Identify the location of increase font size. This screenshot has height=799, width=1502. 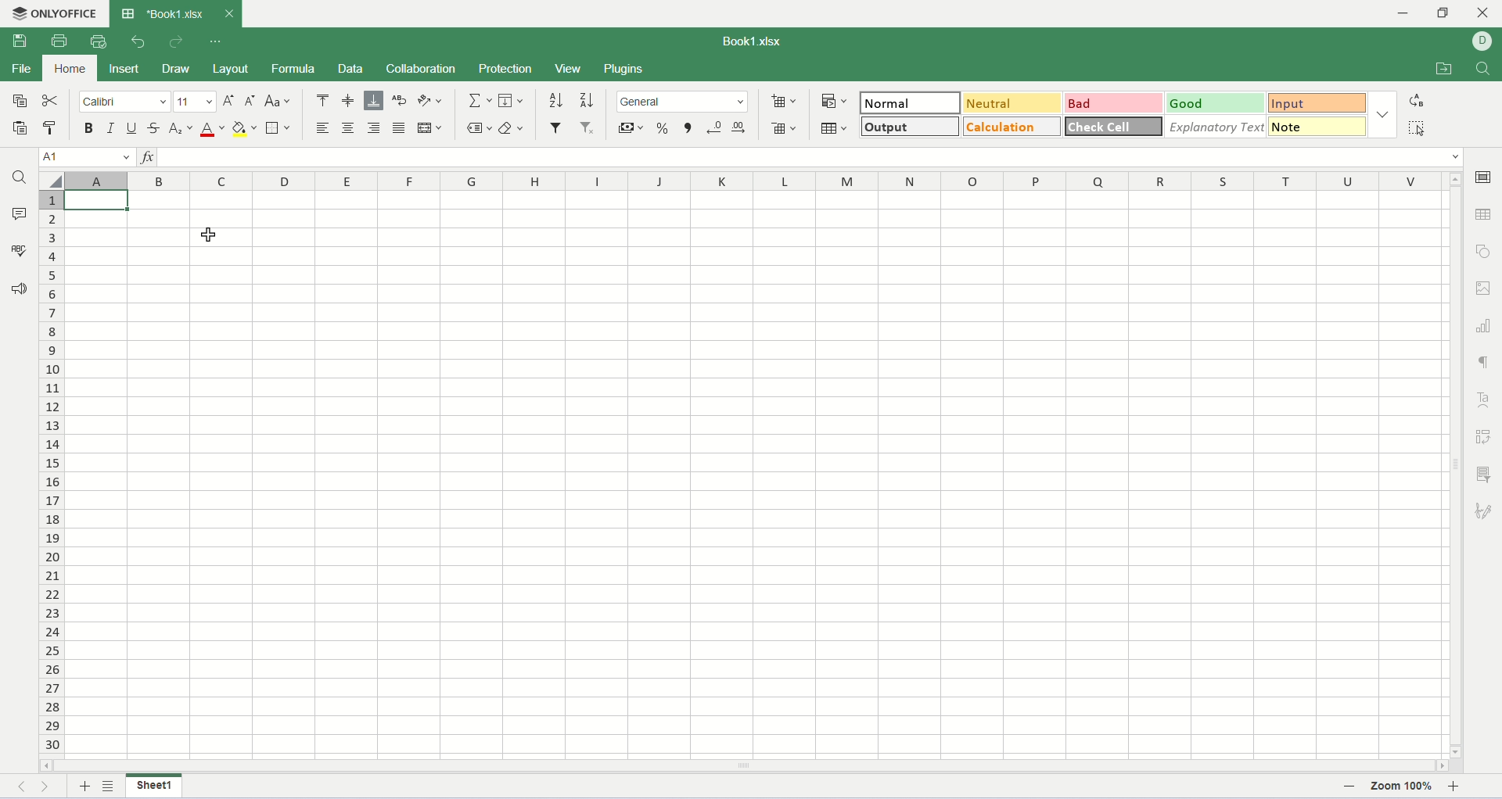
(230, 99).